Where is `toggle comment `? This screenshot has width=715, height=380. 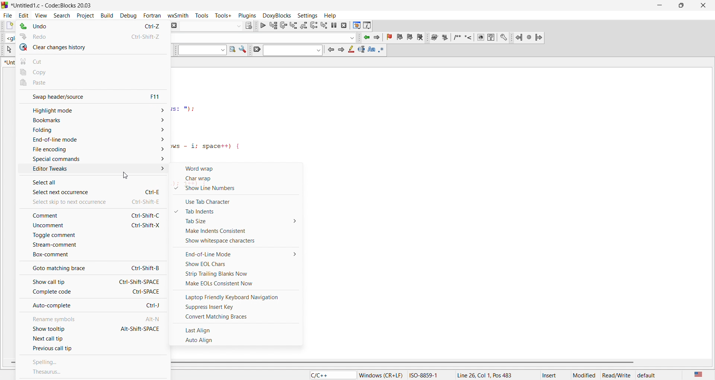 toggle comment  is located at coordinates (92, 237).